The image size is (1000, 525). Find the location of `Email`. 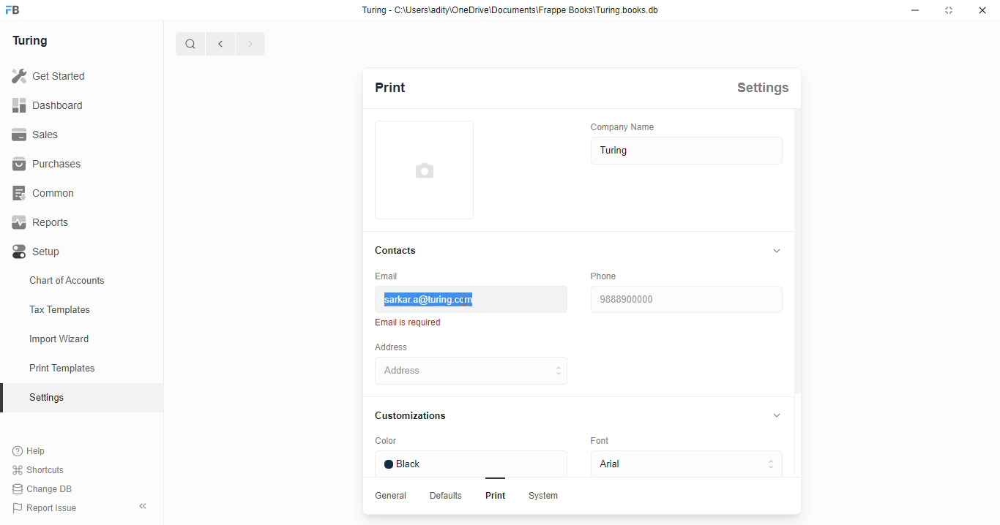

Email is located at coordinates (393, 276).